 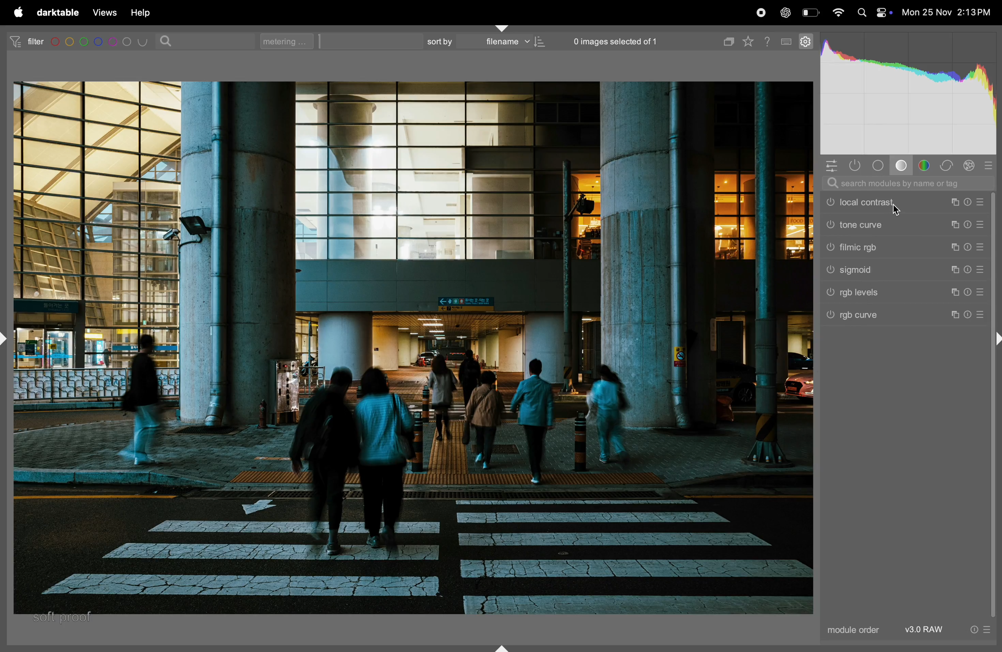 What do you see at coordinates (141, 13) in the screenshot?
I see `help` at bounding box center [141, 13].